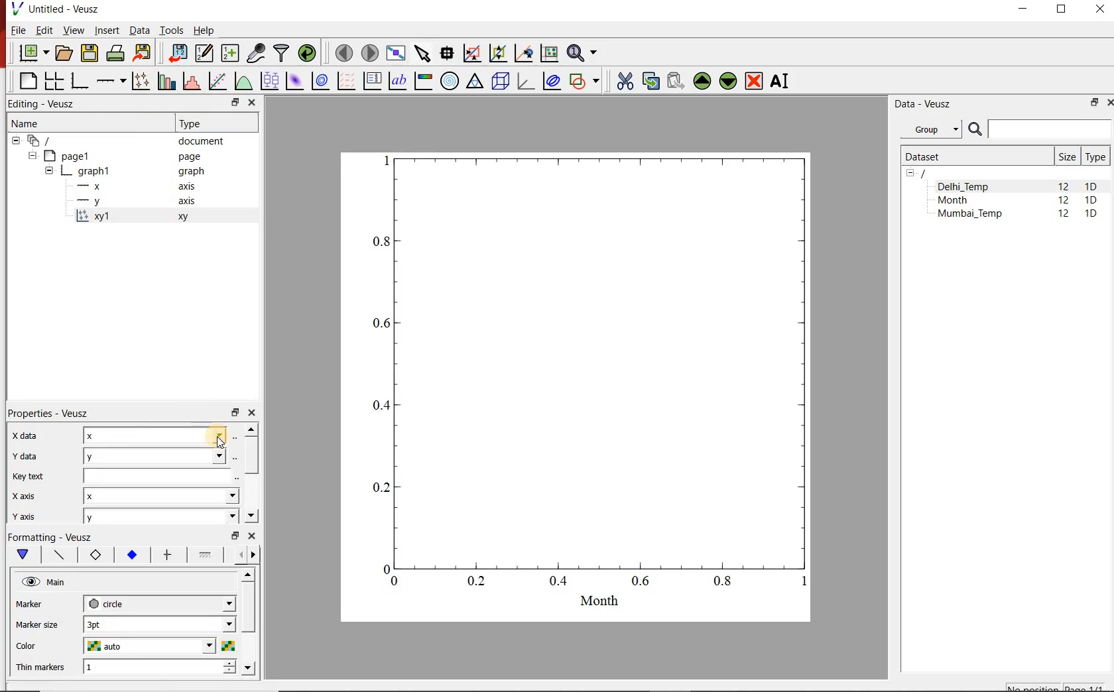 The height and width of the screenshot is (692, 1114). What do you see at coordinates (552, 81) in the screenshot?
I see `plot covariance ellipses` at bounding box center [552, 81].